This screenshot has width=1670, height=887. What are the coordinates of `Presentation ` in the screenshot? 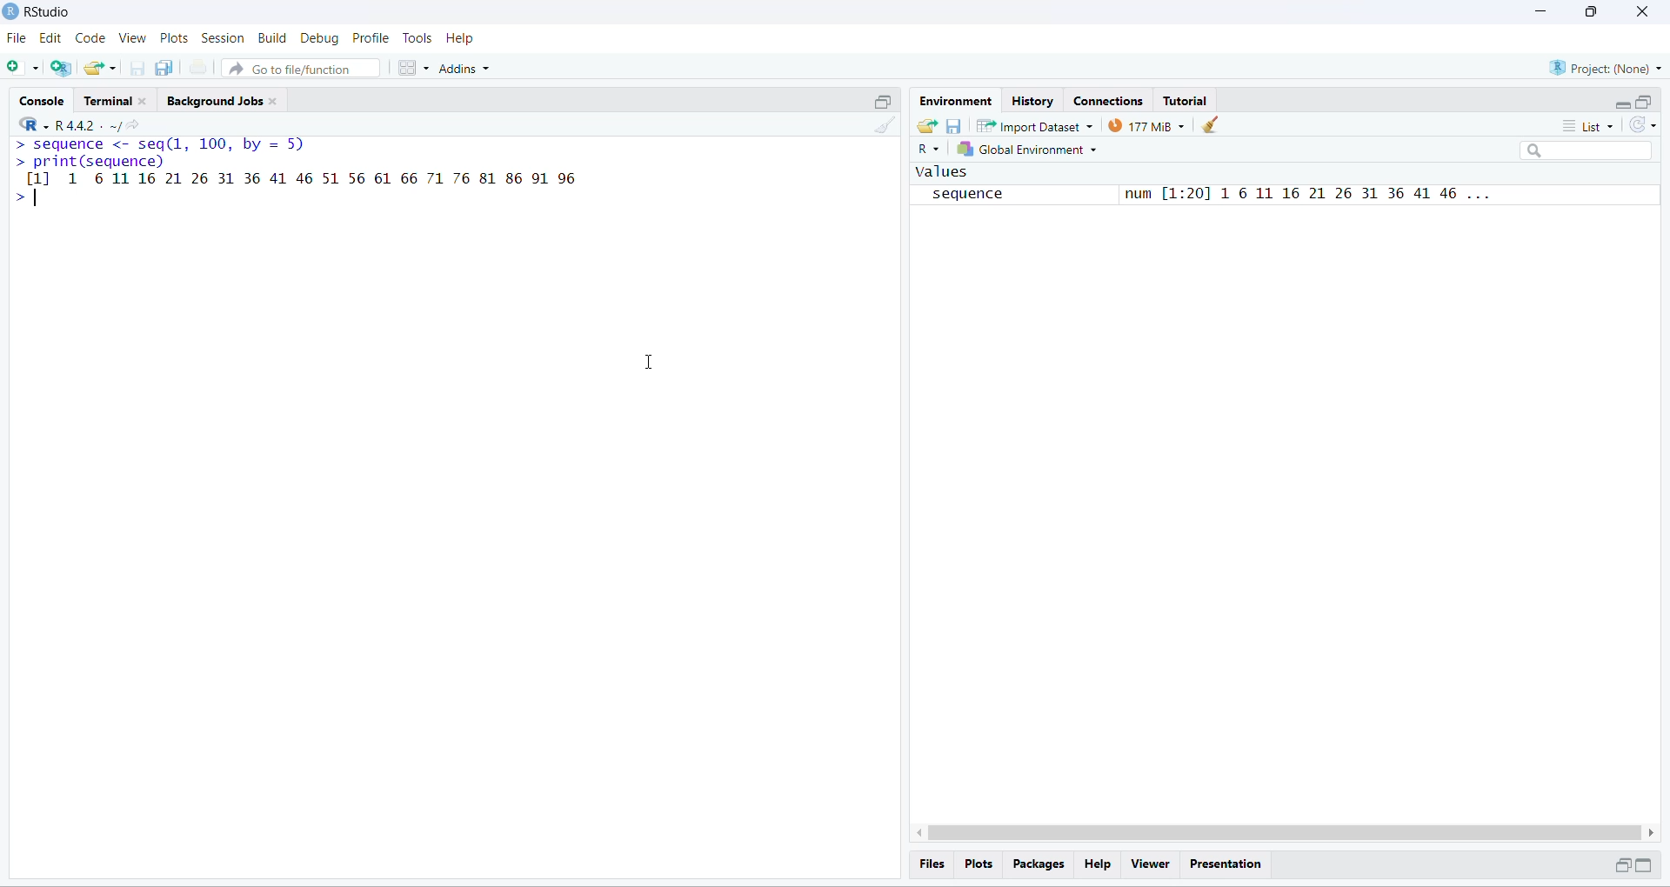 It's located at (1226, 865).